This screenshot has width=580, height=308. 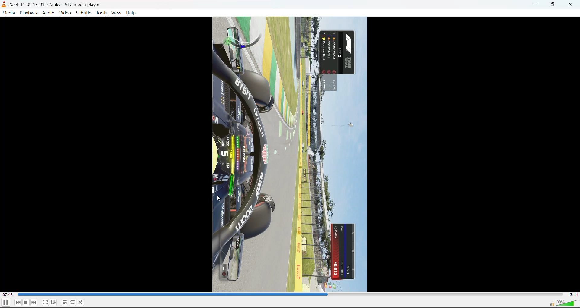 I want to click on video (rotated), so click(x=290, y=154).